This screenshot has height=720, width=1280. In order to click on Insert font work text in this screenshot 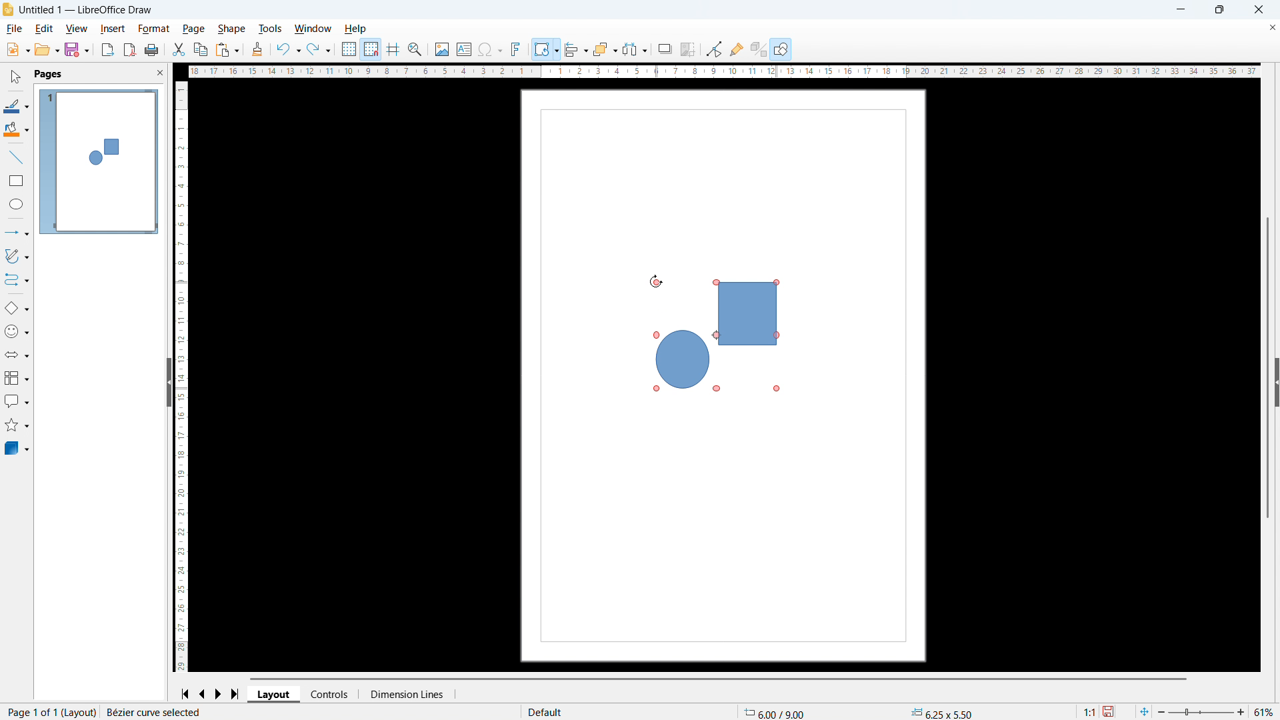, I will do `click(516, 49)`.